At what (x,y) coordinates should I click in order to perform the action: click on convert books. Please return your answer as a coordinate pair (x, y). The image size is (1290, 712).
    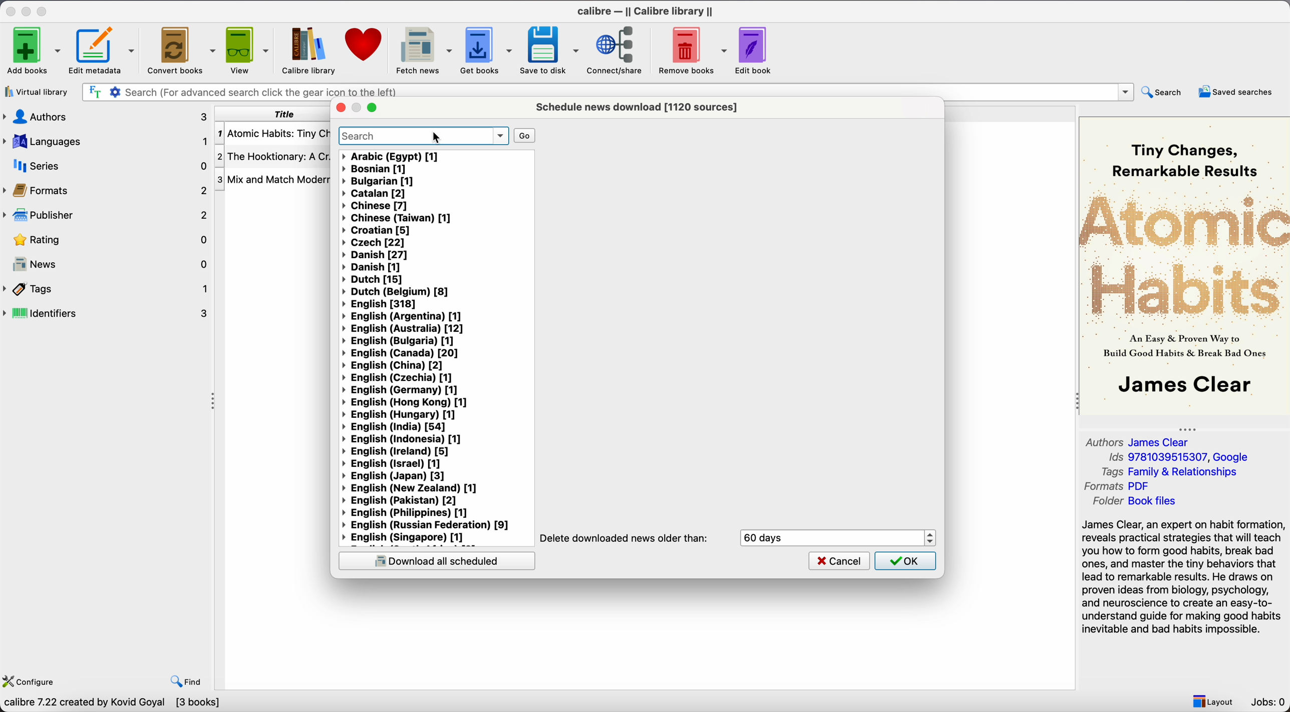
    Looking at the image, I should click on (180, 49).